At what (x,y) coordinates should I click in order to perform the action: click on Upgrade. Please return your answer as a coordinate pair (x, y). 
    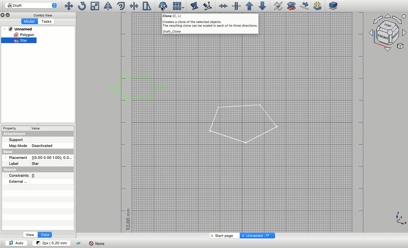
    Looking at the image, I should click on (249, 6).